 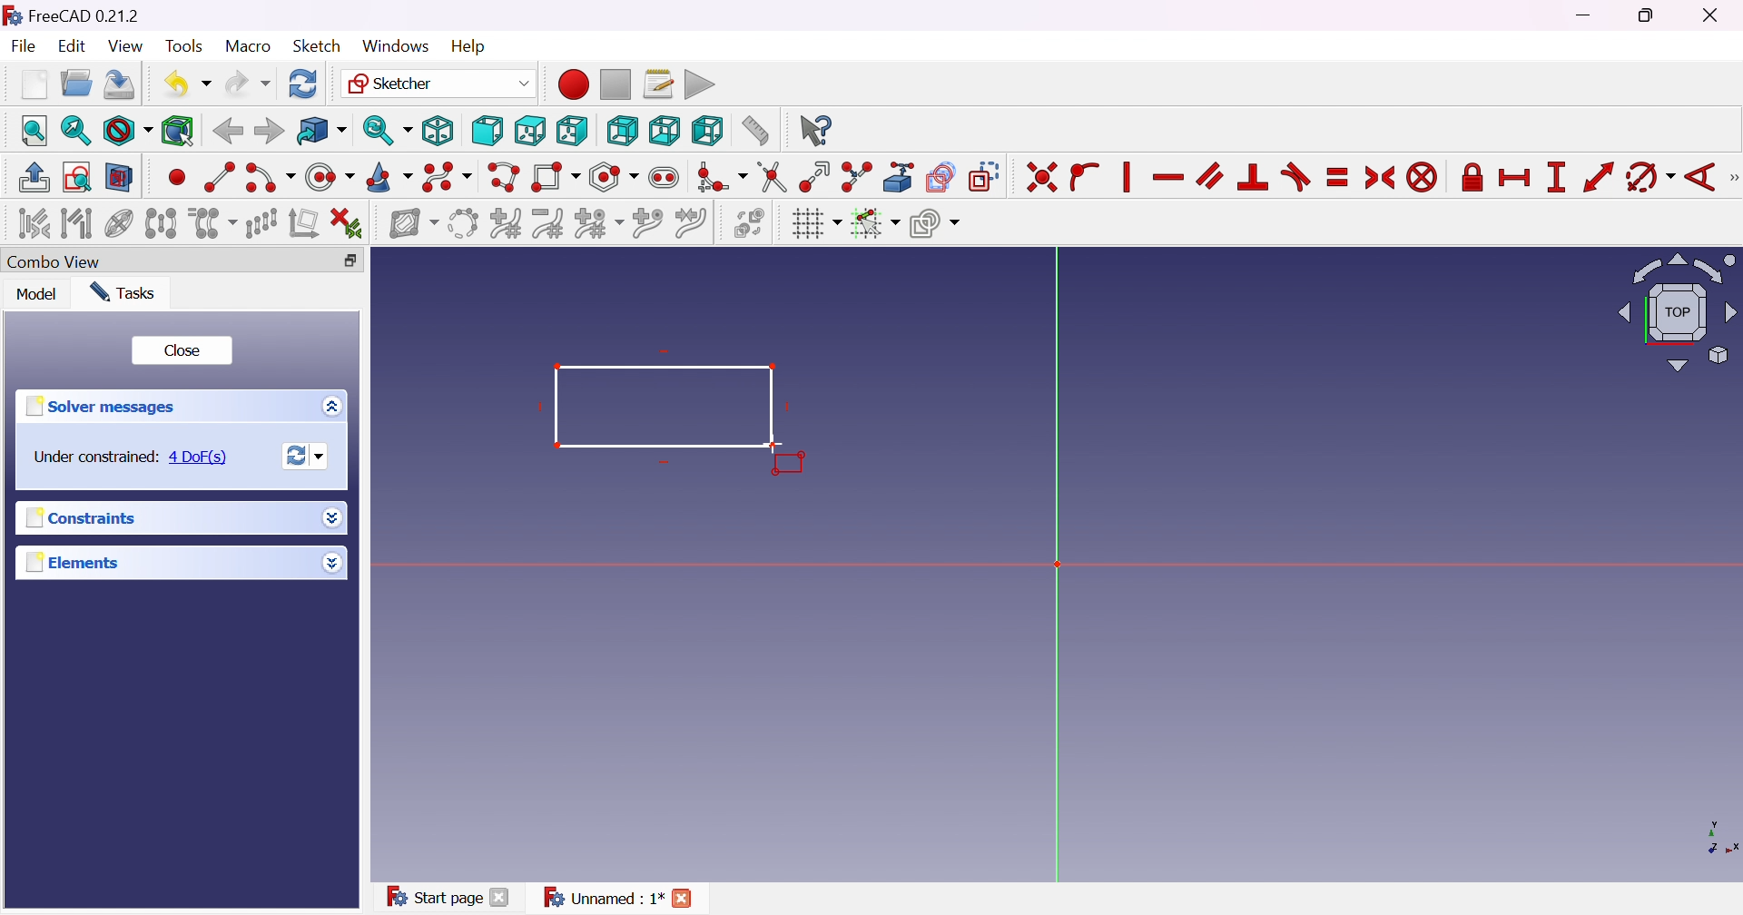 I want to click on Sync view, so click(x=388, y=131).